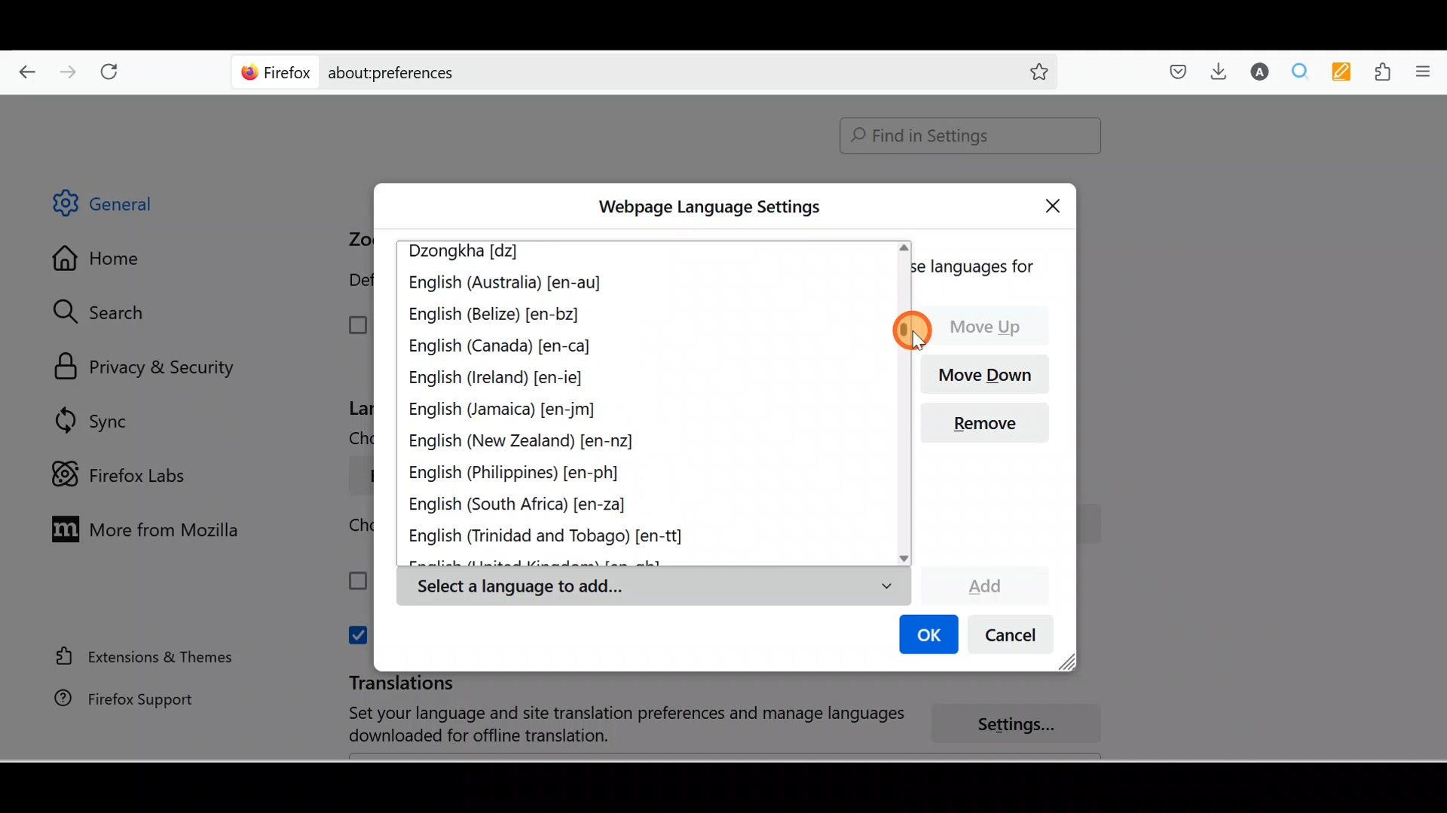 Image resolution: width=1447 pixels, height=813 pixels. I want to click on Firefox labs, so click(124, 475).